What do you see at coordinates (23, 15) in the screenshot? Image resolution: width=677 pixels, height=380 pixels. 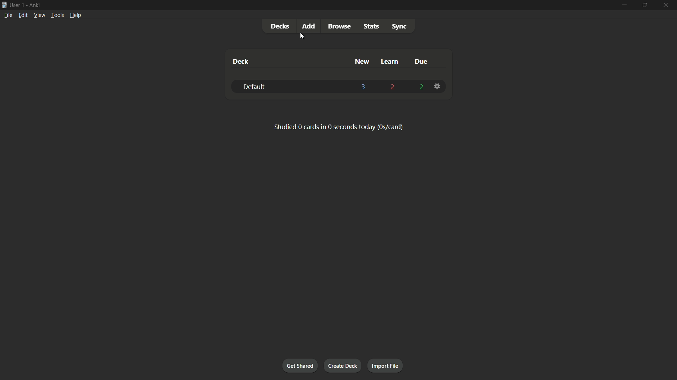 I see `edit menu` at bounding box center [23, 15].